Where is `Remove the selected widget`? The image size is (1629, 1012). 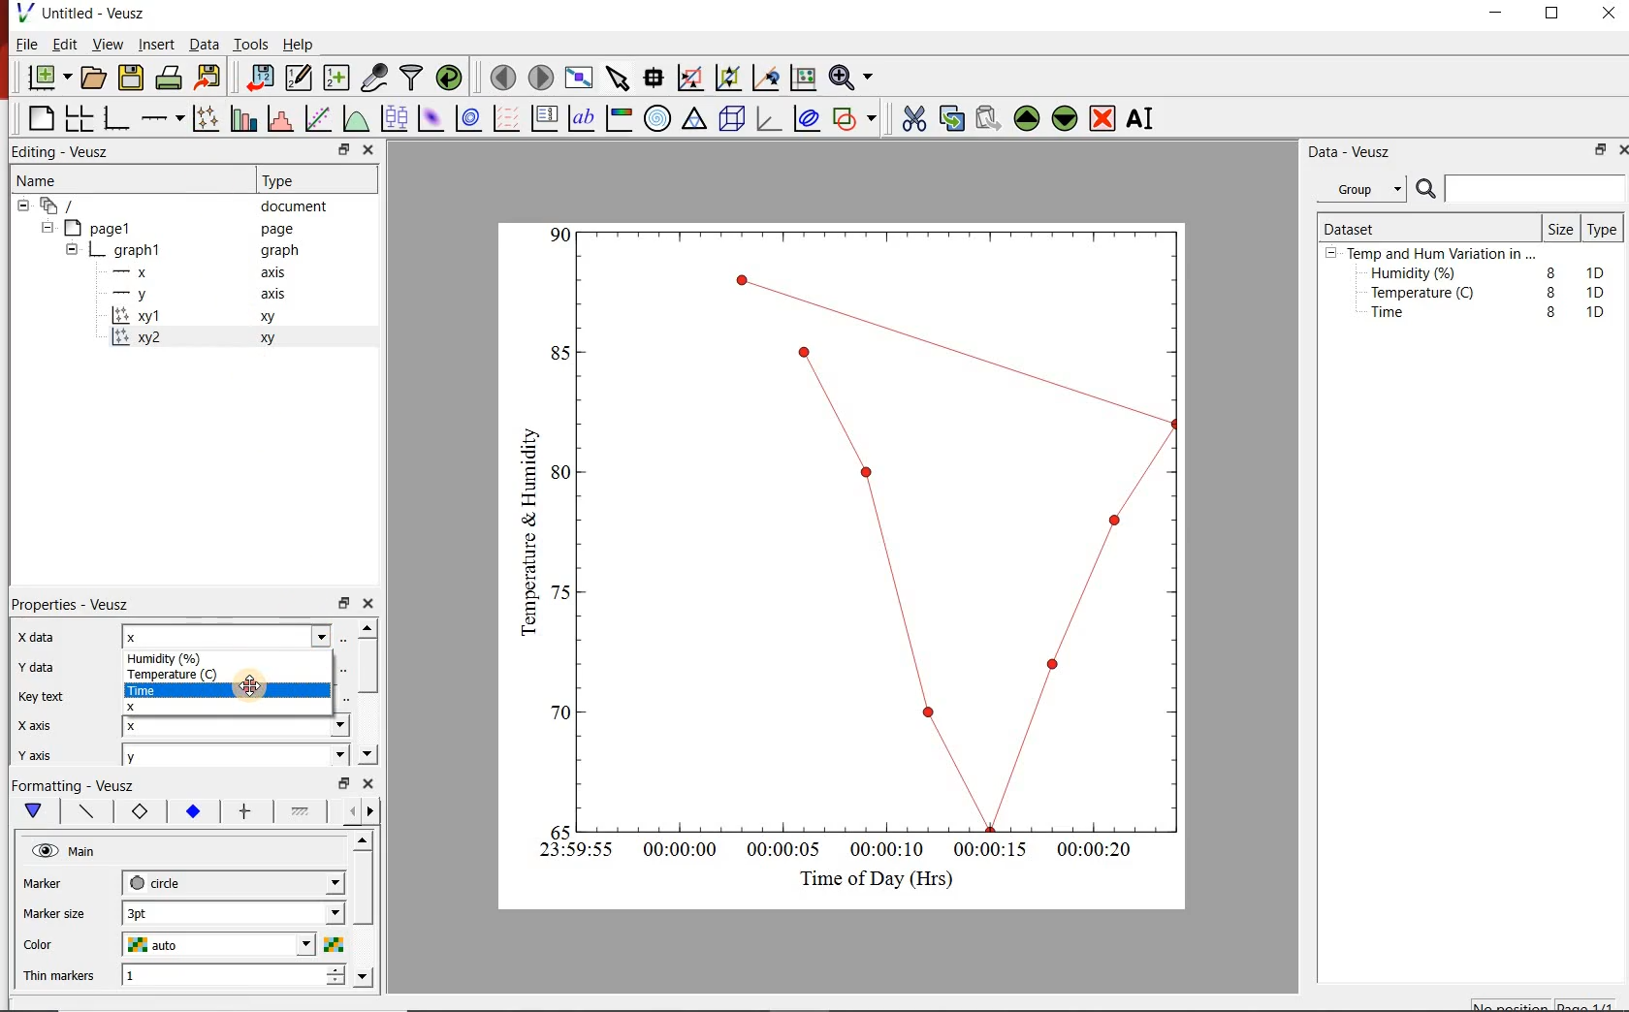
Remove the selected widget is located at coordinates (1104, 118).